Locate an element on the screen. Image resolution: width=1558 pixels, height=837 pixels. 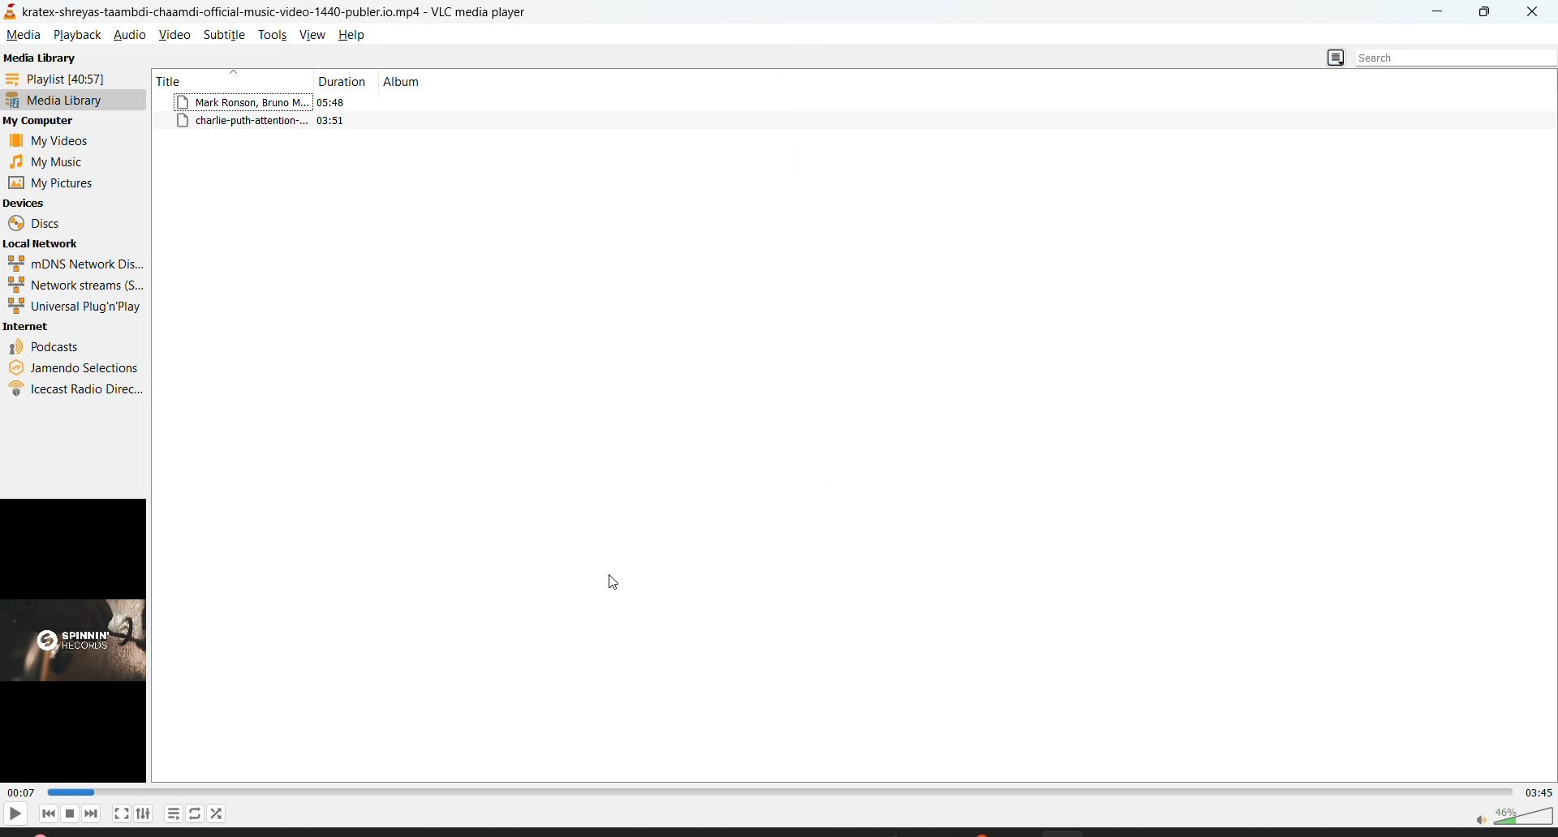
fullscreen is located at coordinates (122, 812).